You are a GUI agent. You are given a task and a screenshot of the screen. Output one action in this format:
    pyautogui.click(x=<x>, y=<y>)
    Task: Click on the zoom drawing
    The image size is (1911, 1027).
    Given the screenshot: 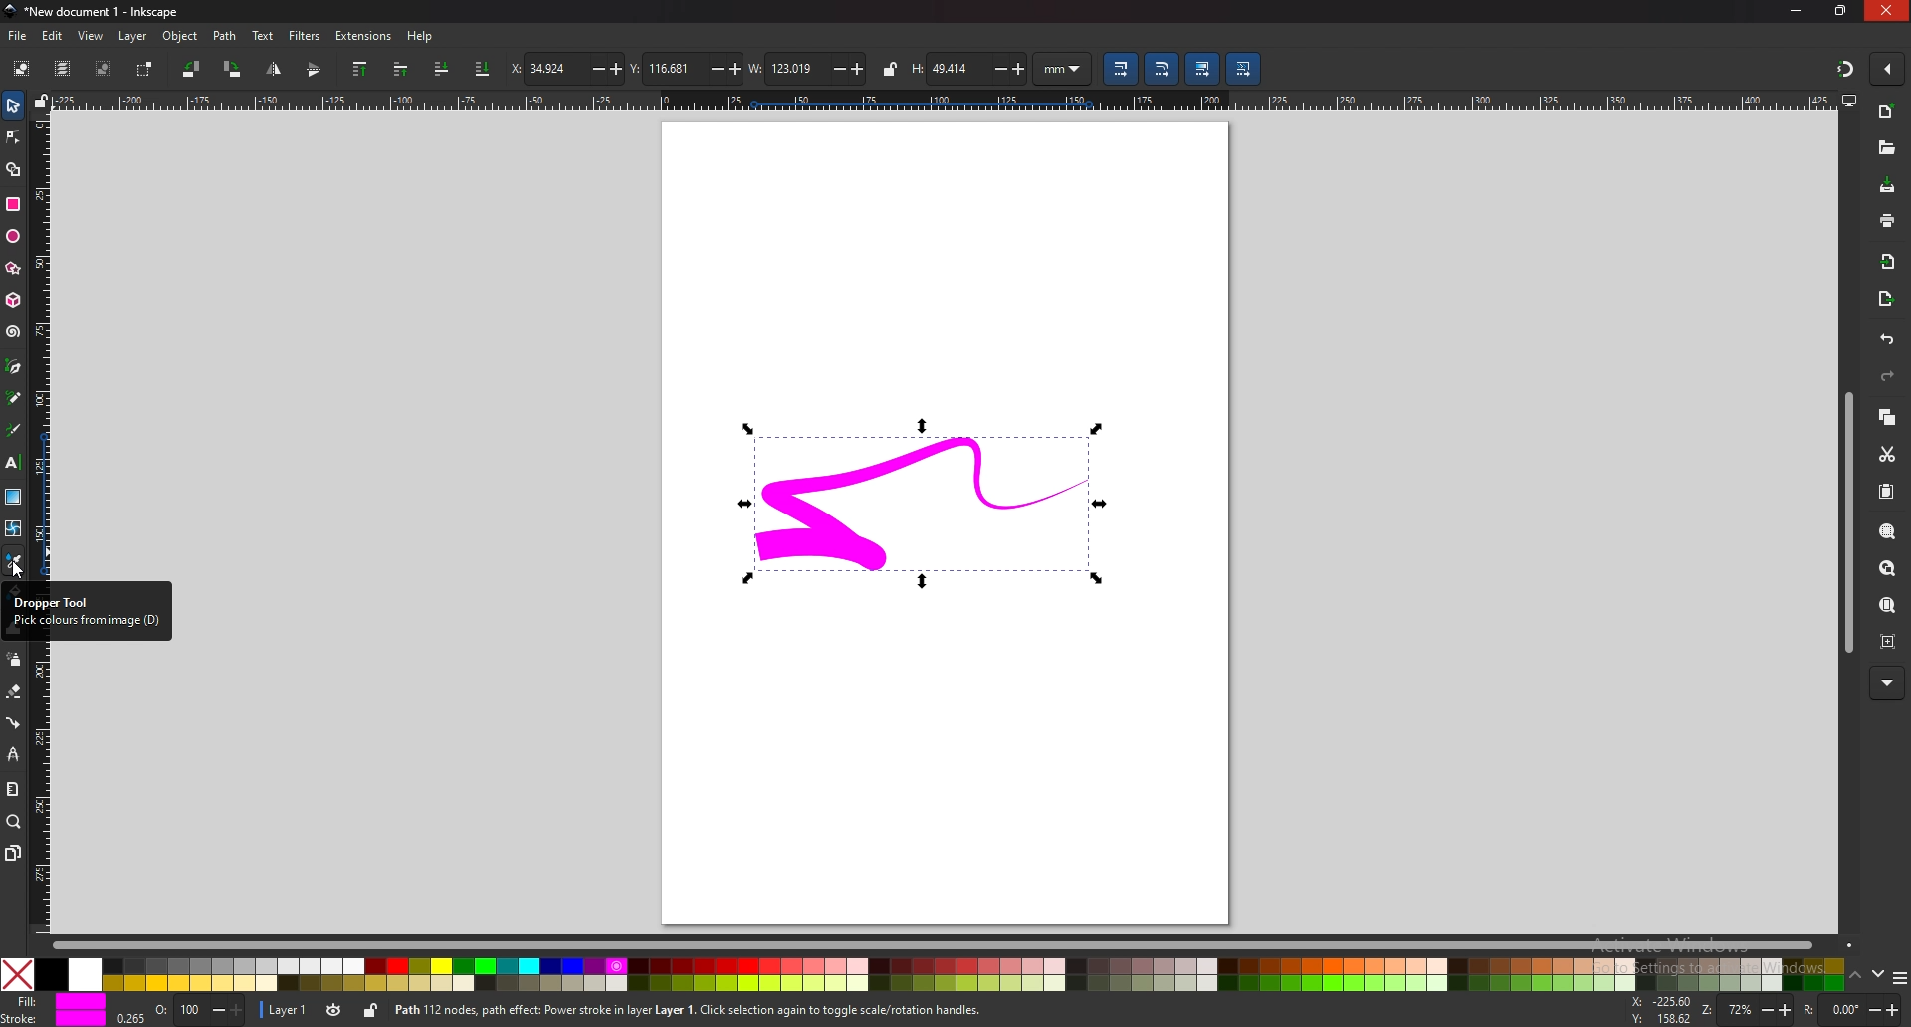 What is the action you would take?
    pyautogui.click(x=1888, y=567)
    